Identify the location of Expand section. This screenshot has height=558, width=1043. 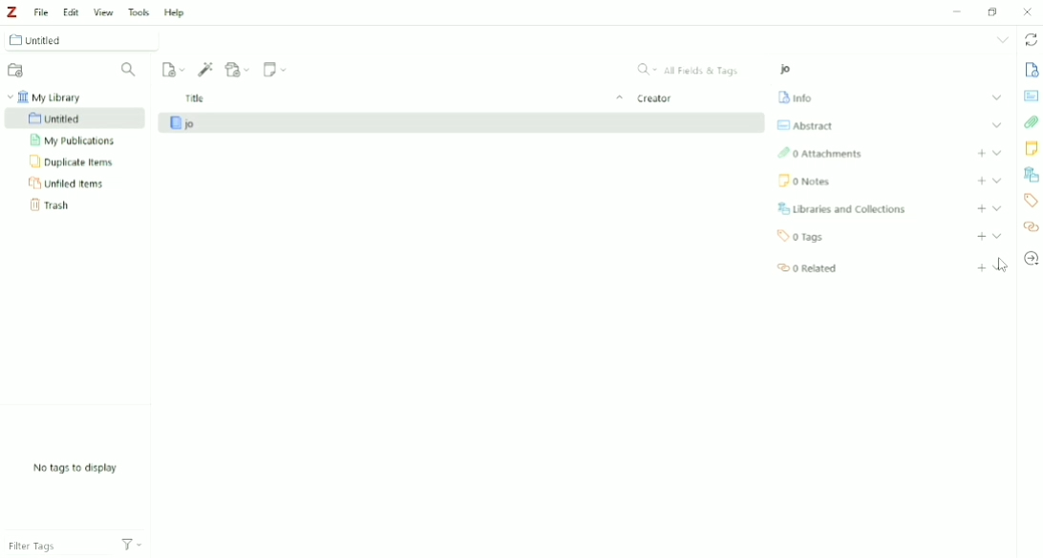
(997, 181).